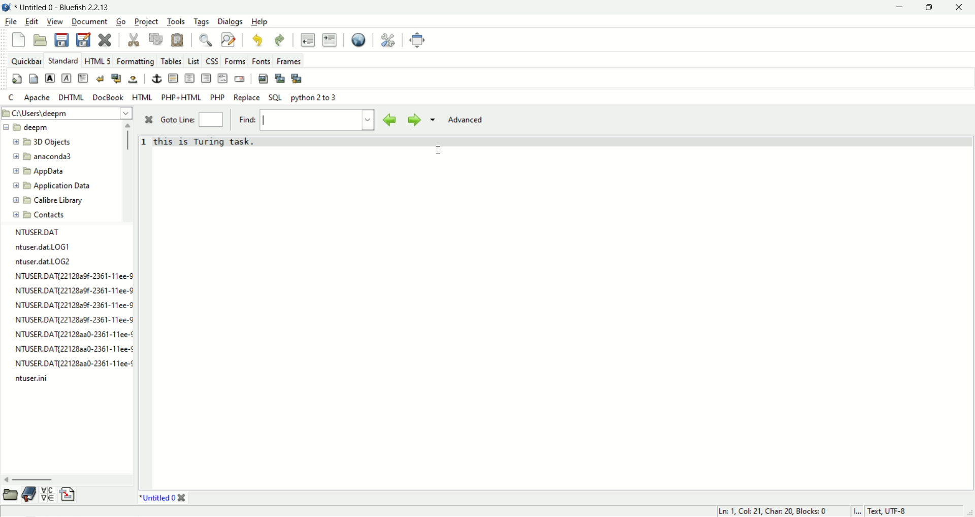 This screenshot has height=517, width=975. I want to click on HTML, so click(143, 97).